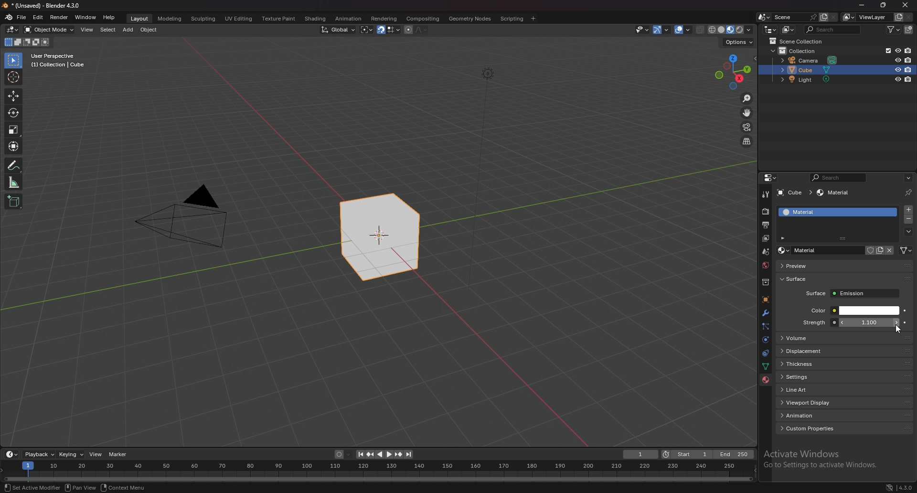  I want to click on gizmo, so click(663, 29).